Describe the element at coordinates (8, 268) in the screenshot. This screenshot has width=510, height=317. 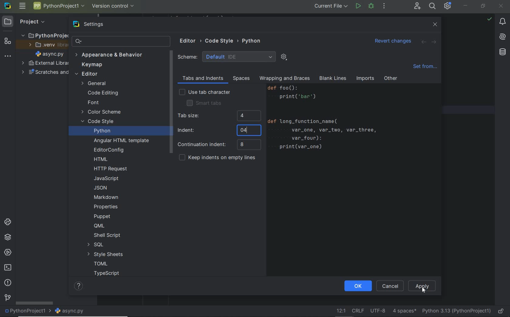
I see `terminal` at that location.